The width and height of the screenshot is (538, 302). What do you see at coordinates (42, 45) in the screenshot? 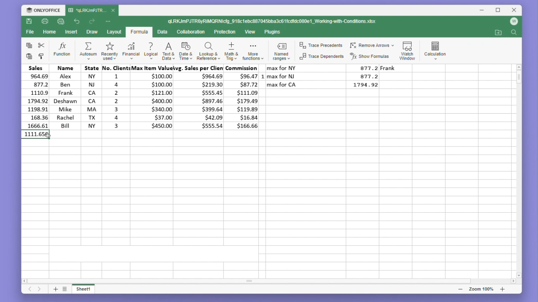
I see `cut` at bounding box center [42, 45].